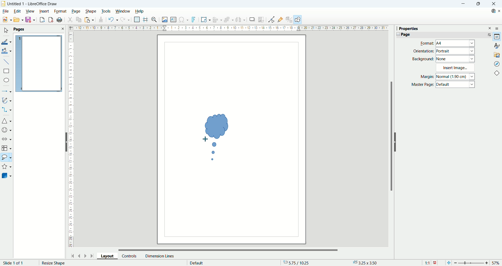 The height and width of the screenshot is (266, 502). What do you see at coordinates (7, 167) in the screenshot?
I see `stars and banners` at bounding box center [7, 167].